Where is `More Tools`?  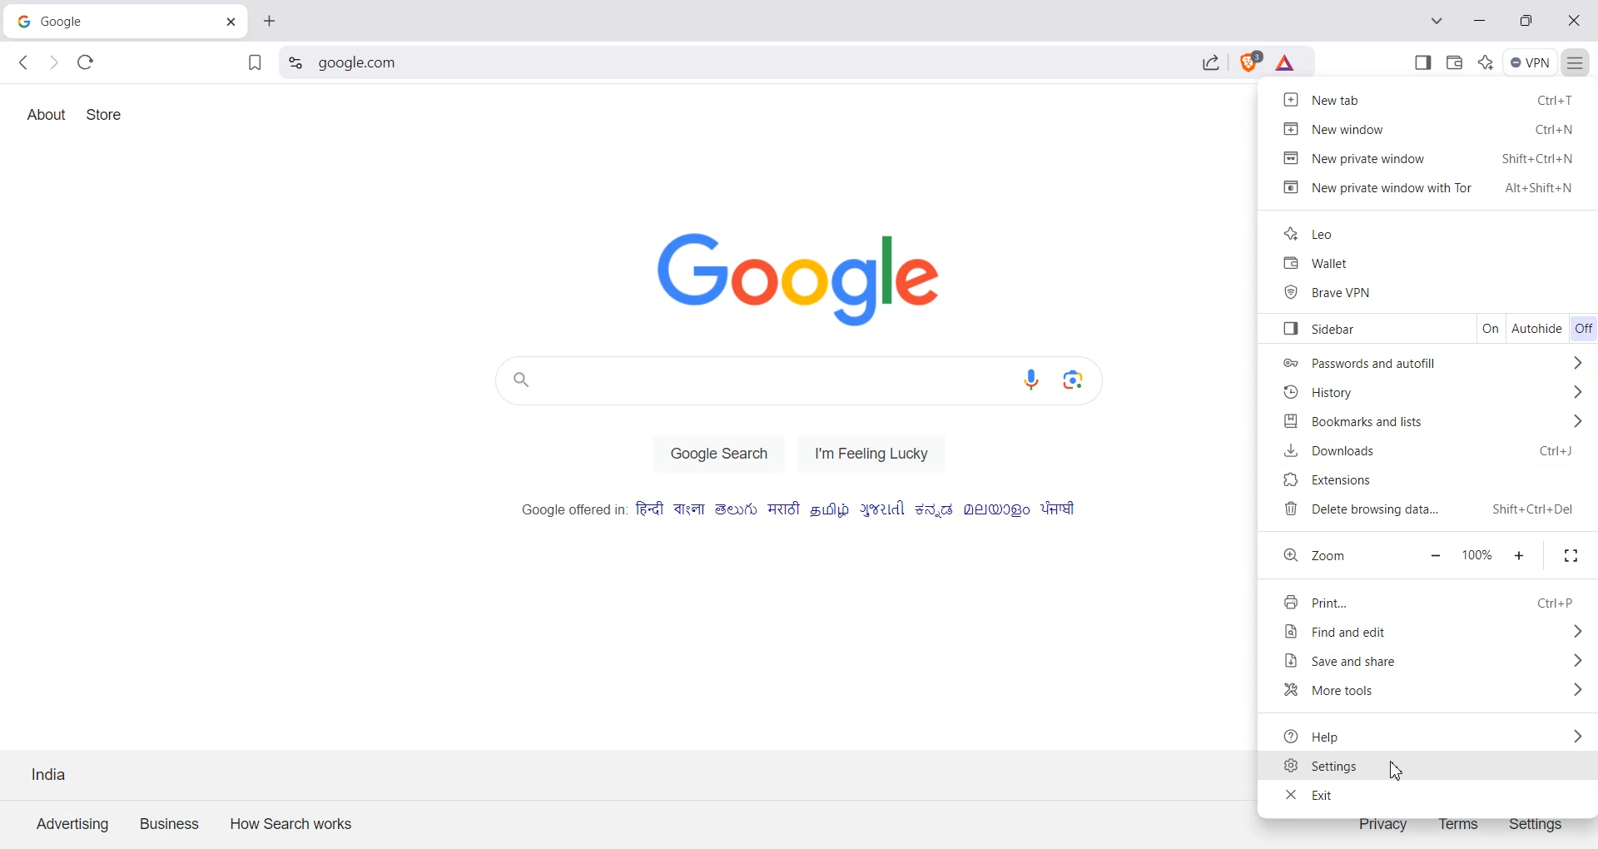
More Tools is located at coordinates (1432, 692).